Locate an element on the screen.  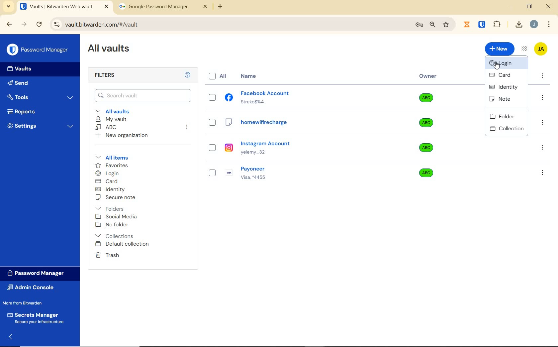
Search Vault is located at coordinates (143, 95).